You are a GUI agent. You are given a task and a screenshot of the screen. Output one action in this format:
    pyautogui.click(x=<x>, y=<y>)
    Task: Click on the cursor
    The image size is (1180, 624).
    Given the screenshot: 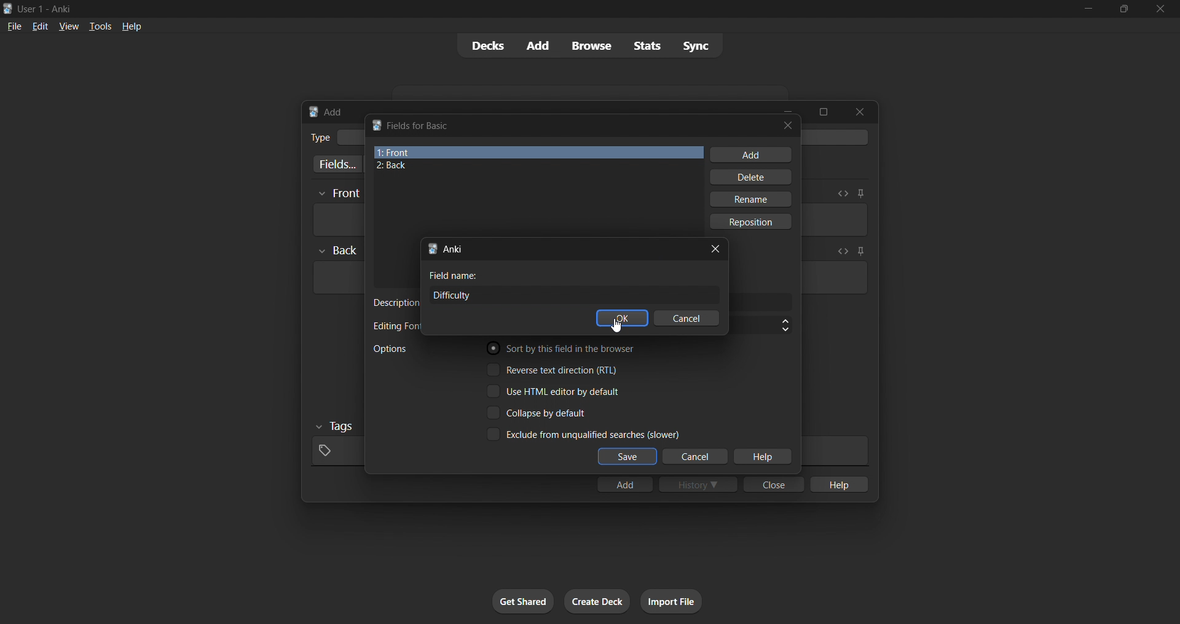 What is the action you would take?
    pyautogui.click(x=616, y=326)
    